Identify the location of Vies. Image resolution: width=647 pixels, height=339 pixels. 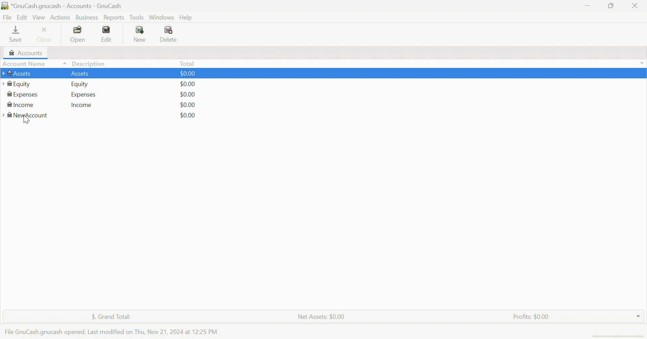
(39, 17).